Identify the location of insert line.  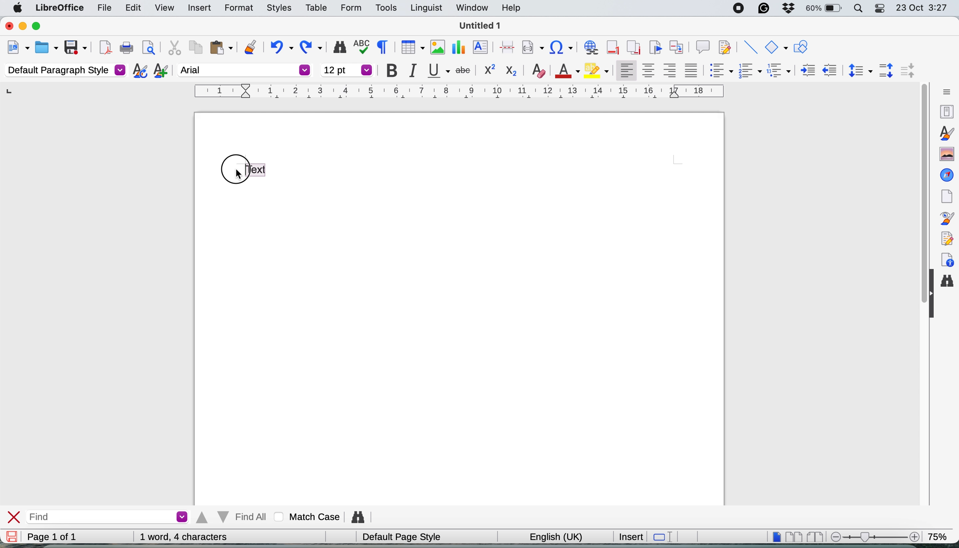
(750, 47).